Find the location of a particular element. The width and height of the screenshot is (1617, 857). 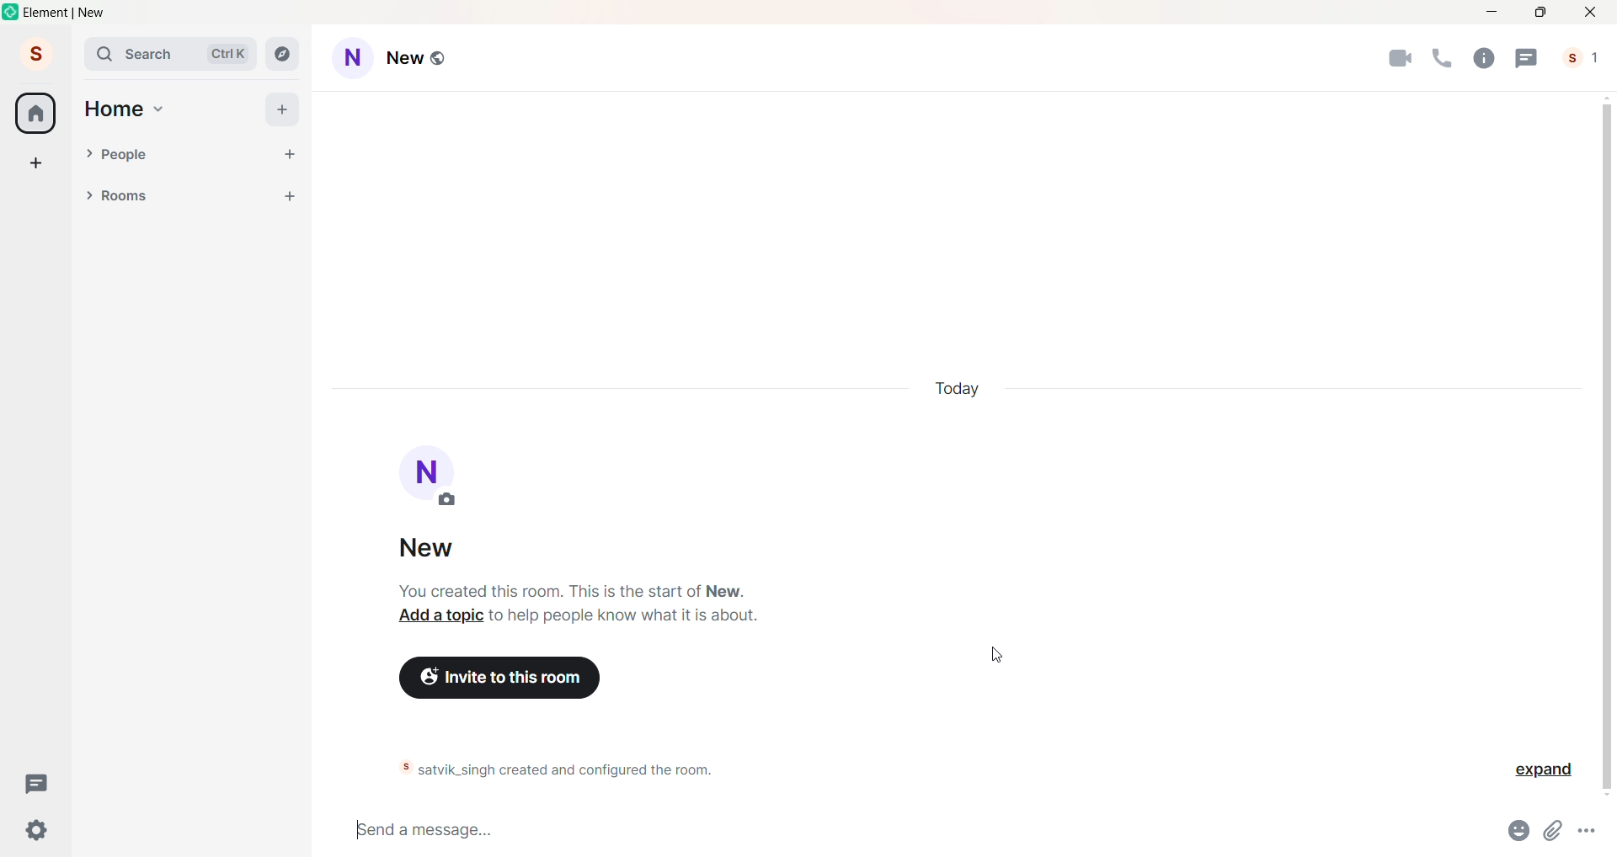

cursor is located at coordinates (999, 654).